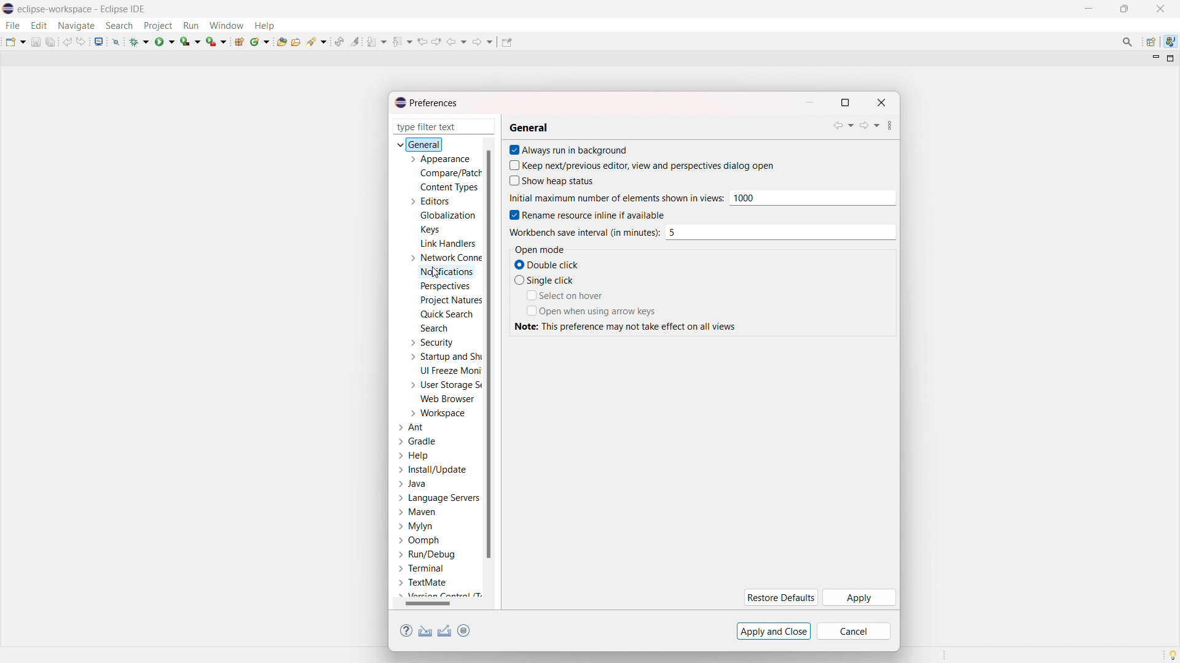  I want to click on mylyn, so click(416, 527).